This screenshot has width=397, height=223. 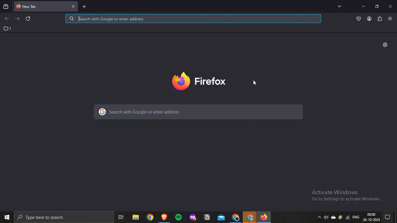 I want to click on sound, so click(x=326, y=218).